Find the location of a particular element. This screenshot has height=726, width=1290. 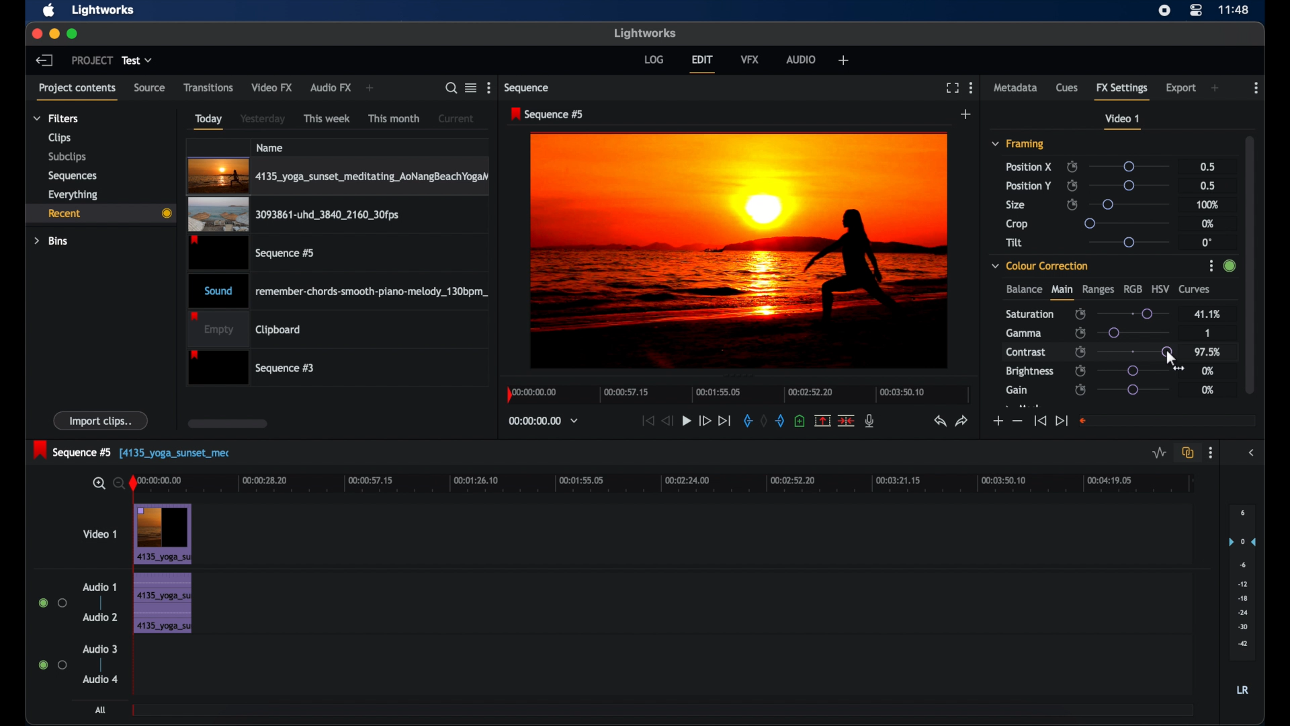

0% is located at coordinates (1209, 223).